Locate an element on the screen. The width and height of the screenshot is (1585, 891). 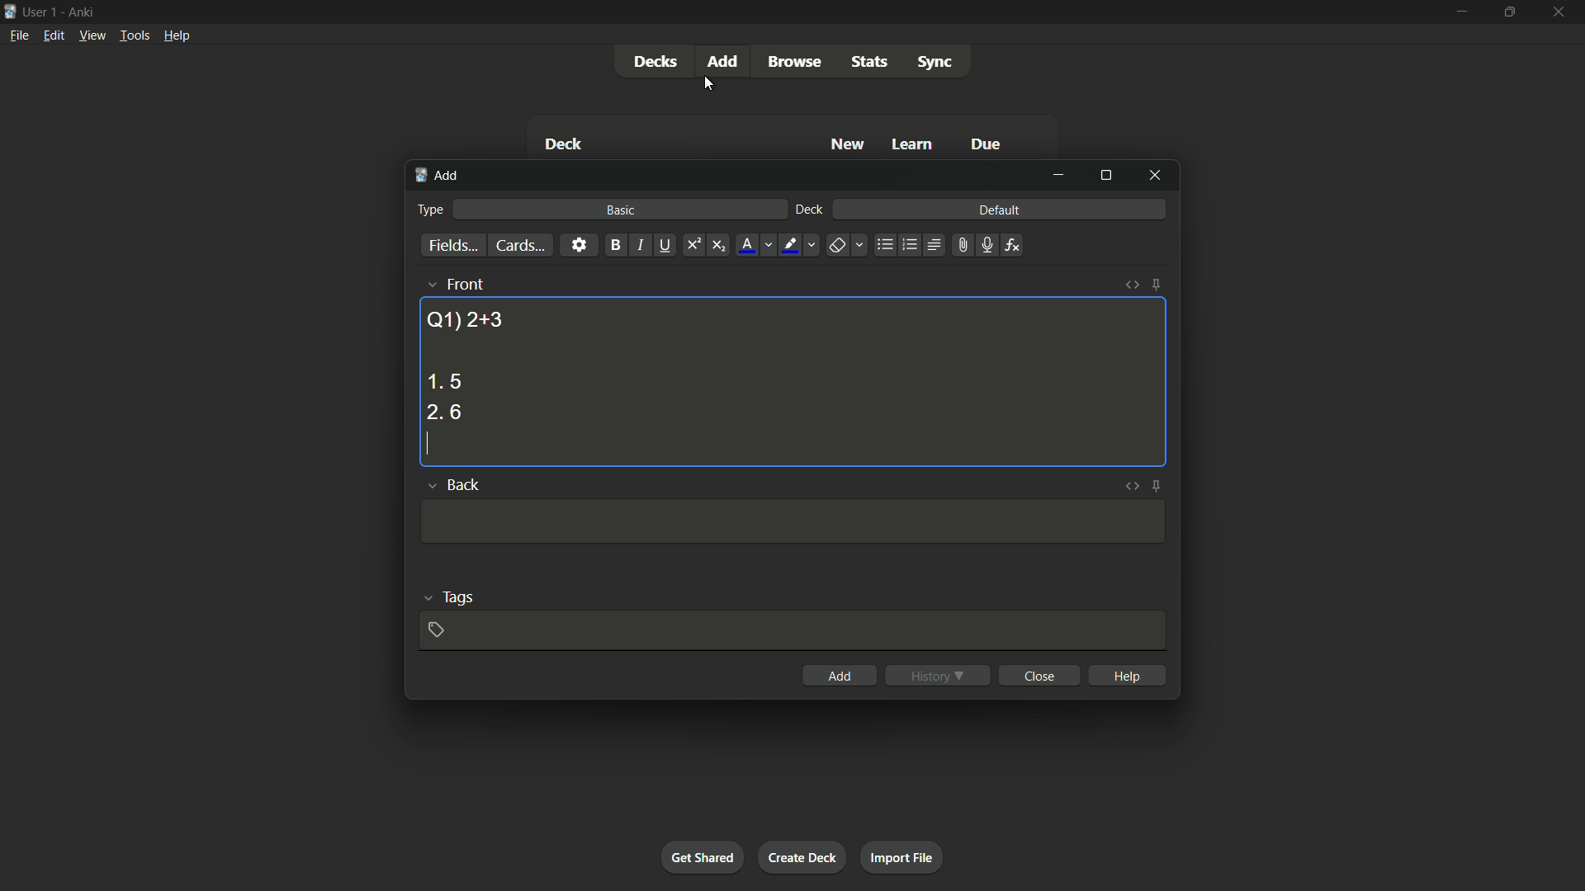
alignment is located at coordinates (933, 246).